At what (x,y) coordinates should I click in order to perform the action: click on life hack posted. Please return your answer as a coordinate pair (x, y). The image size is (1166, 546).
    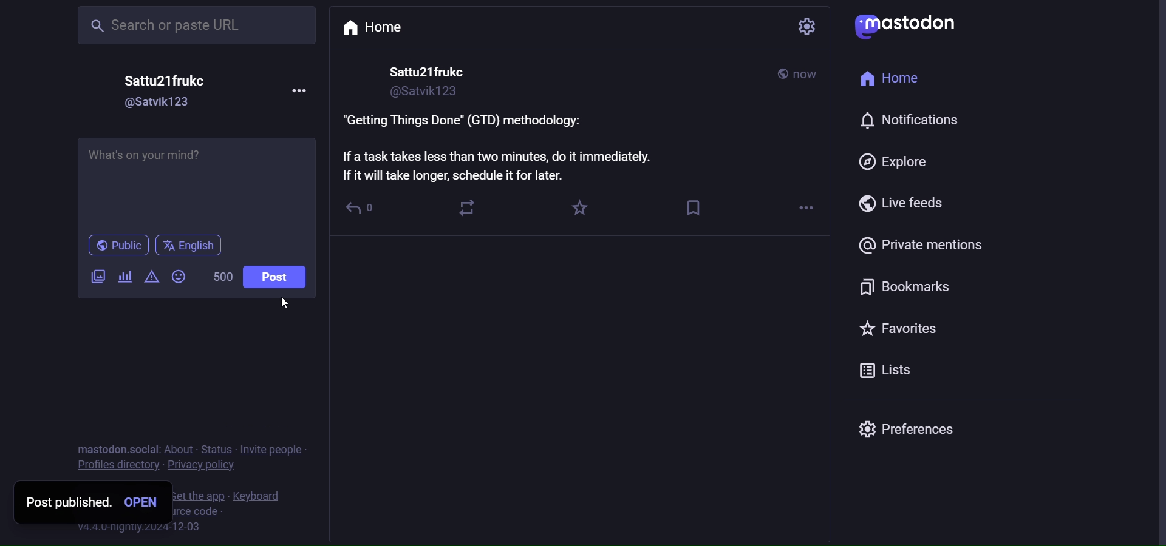
    Looking at the image, I should click on (516, 149).